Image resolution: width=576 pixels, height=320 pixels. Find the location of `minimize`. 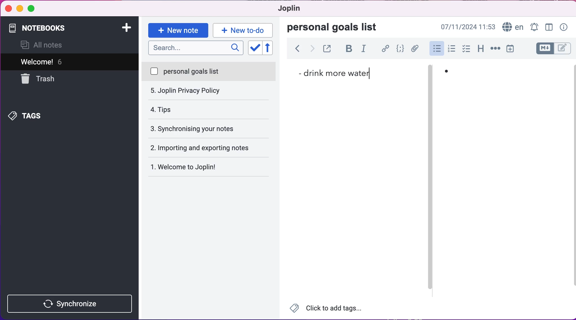

minimize is located at coordinates (19, 9).